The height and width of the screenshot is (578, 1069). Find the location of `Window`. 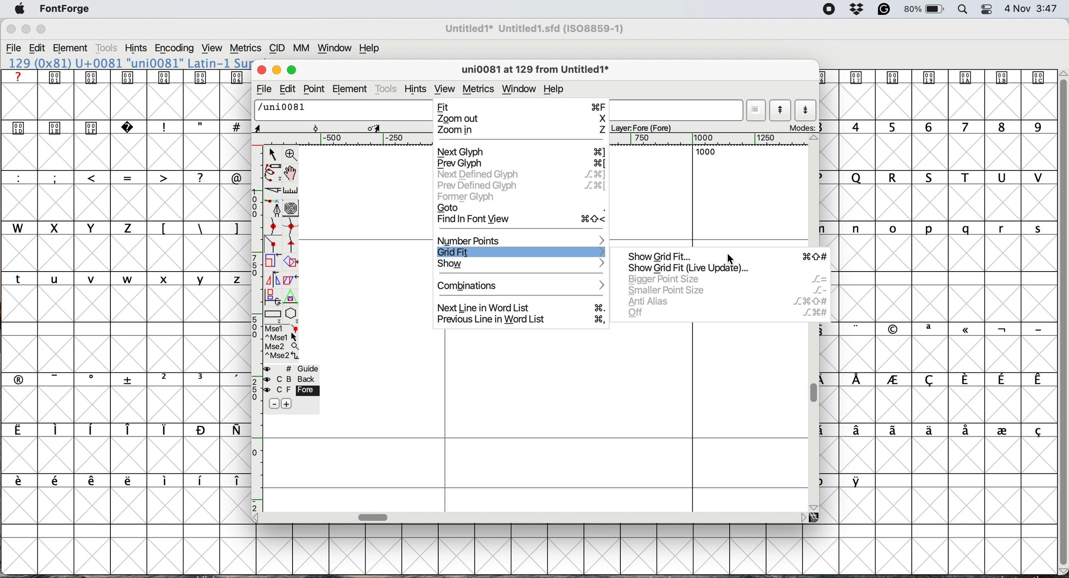

Window is located at coordinates (335, 49).